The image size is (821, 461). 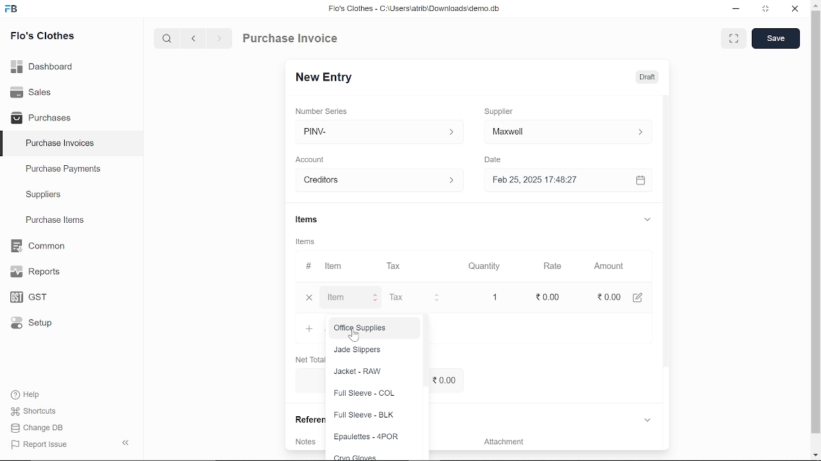 What do you see at coordinates (556, 266) in the screenshot?
I see `Rate` at bounding box center [556, 266].